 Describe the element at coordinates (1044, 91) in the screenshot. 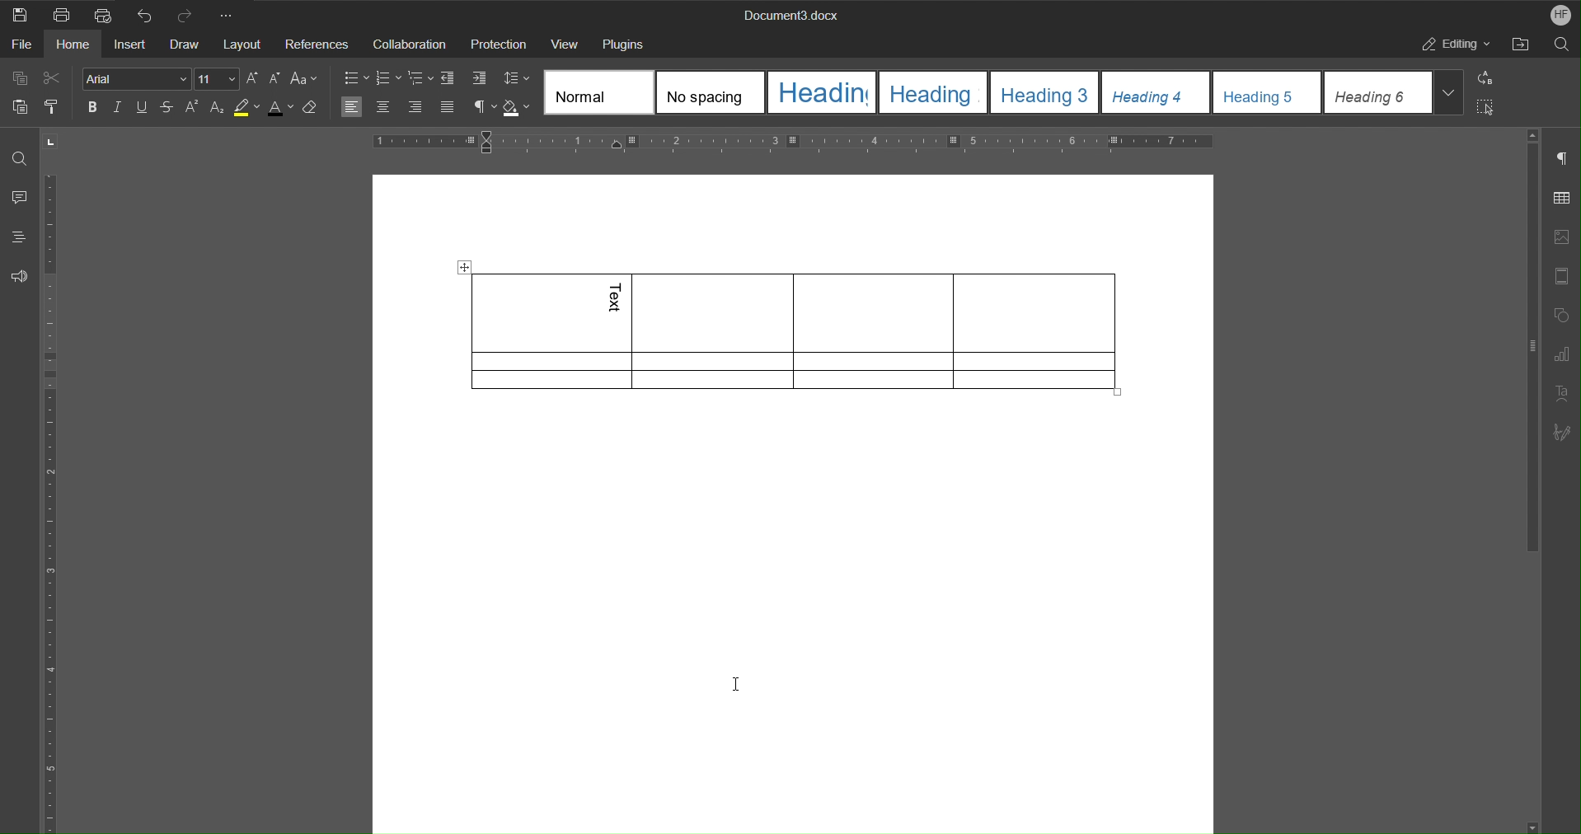

I see `Heading 3` at that location.